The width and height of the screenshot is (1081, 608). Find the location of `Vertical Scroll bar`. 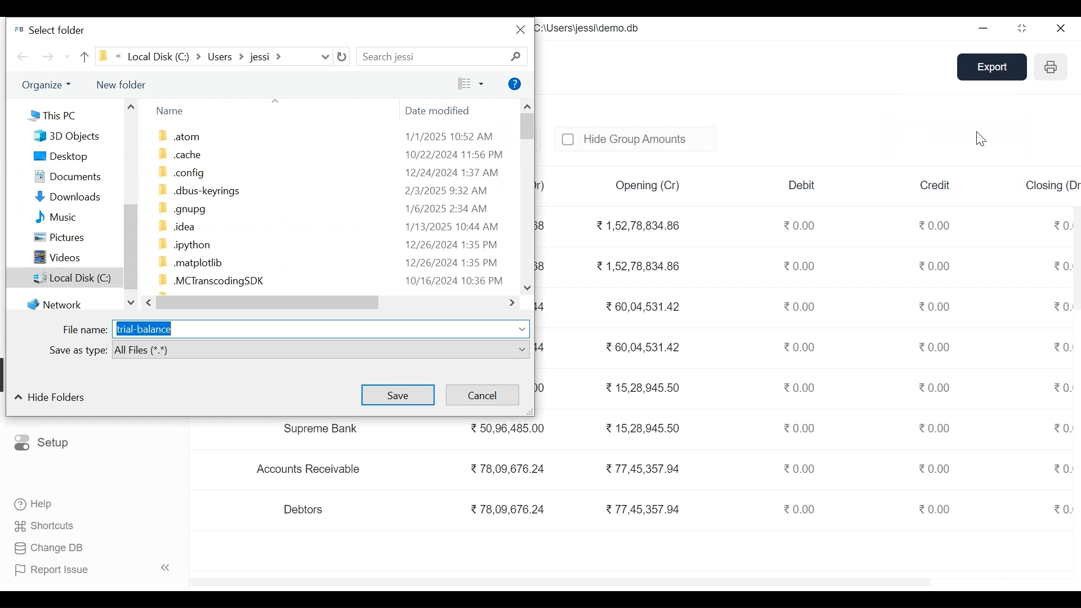

Vertical Scroll bar is located at coordinates (526, 127).